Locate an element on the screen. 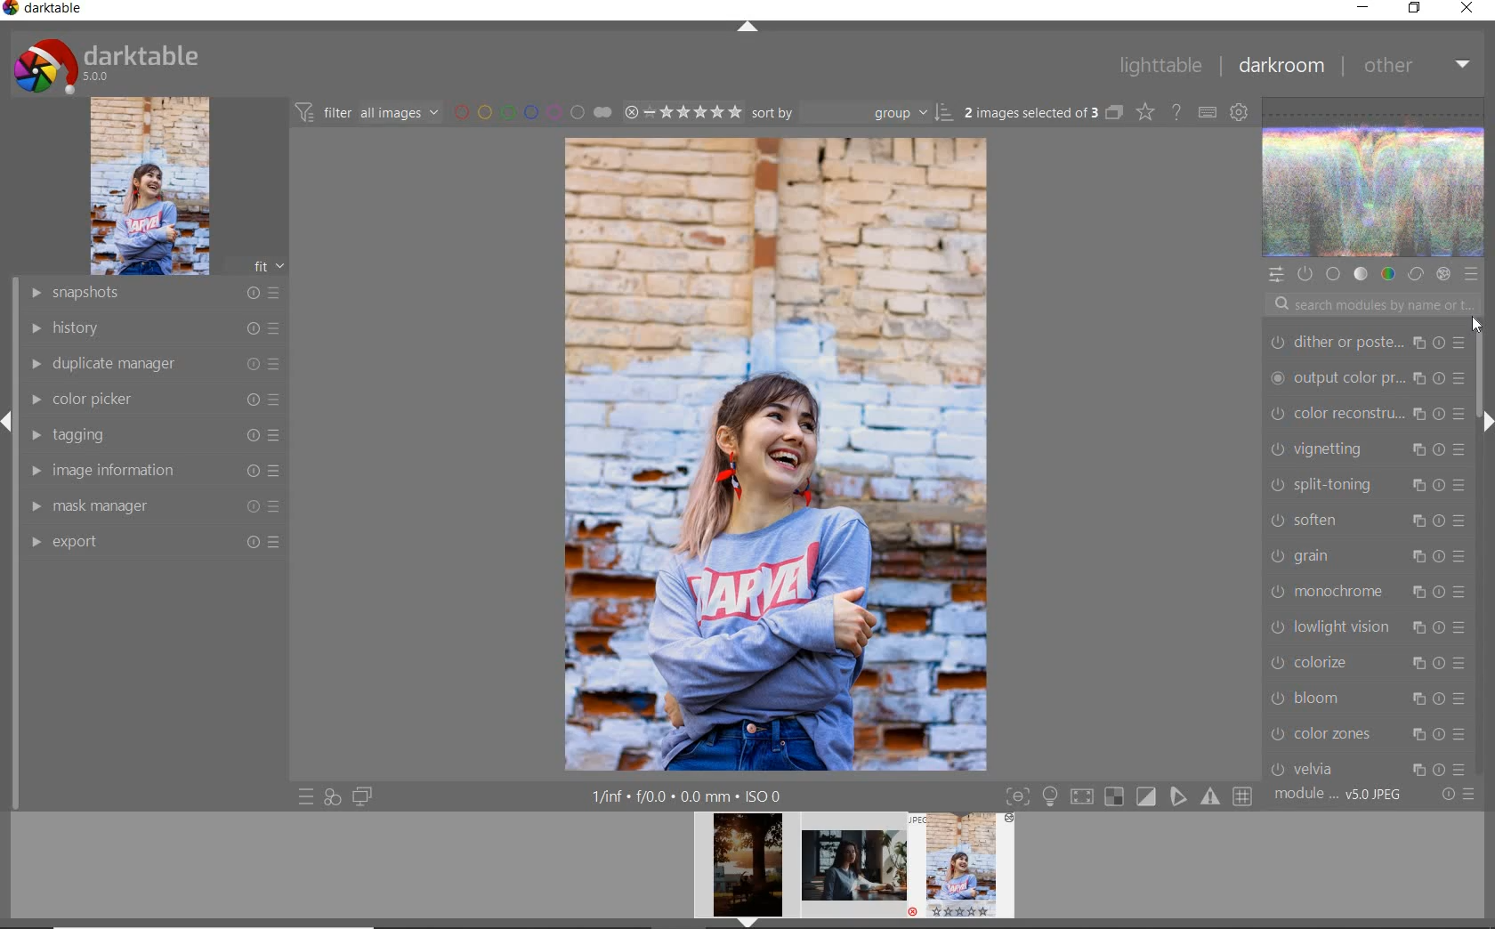  system logo and name is located at coordinates (109, 63).